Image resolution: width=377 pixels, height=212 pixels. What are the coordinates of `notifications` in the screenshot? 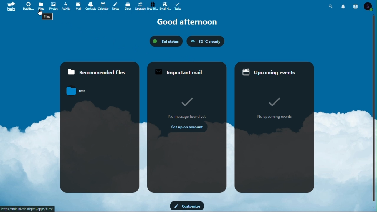 It's located at (344, 6).